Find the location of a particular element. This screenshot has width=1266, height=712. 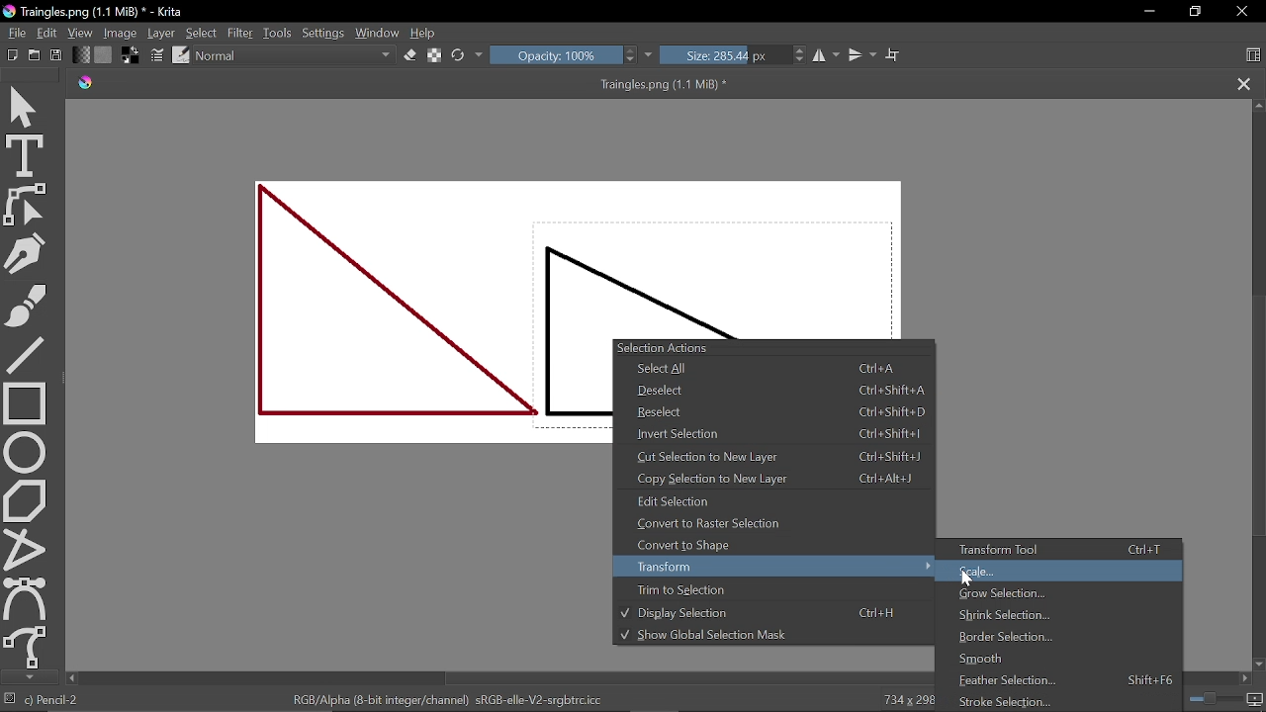

Save is located at coordinates (57, 55).